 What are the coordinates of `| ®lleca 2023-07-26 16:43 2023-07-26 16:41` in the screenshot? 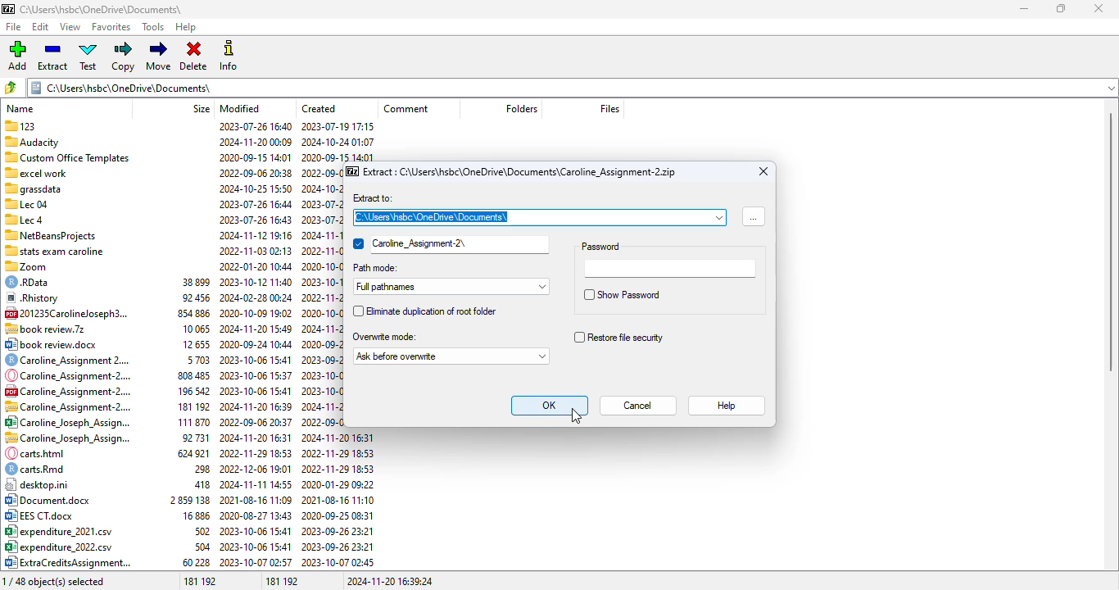 It's located at (173, 219).